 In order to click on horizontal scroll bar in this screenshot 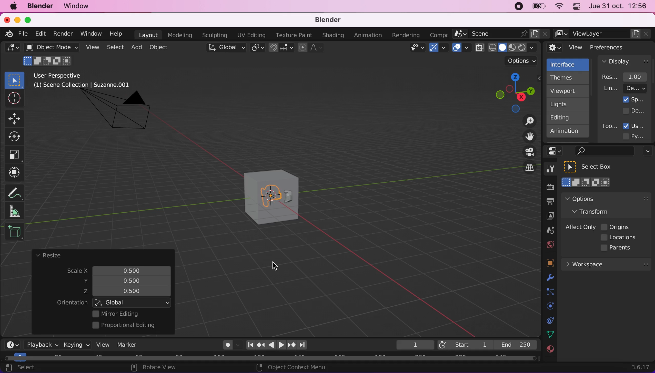, I will do `click(270, 358)`.